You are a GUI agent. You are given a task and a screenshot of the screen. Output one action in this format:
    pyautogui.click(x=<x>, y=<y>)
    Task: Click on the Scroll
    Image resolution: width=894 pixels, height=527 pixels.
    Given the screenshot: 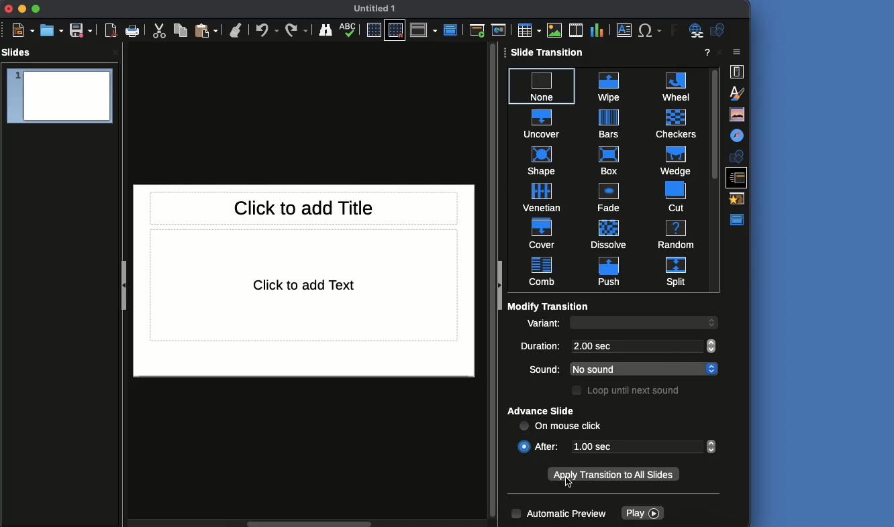 What is the action you would take?
    pyautogui.click(x=715, y=178)
    